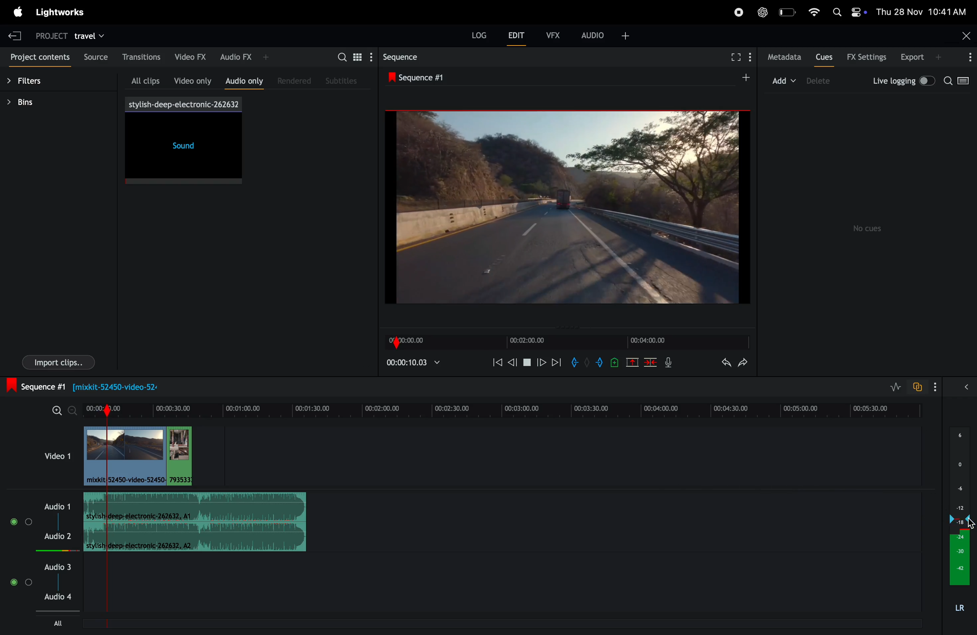 This screenshot has height=635, width=977. I want to click on chatgpt, so click(761, 11).